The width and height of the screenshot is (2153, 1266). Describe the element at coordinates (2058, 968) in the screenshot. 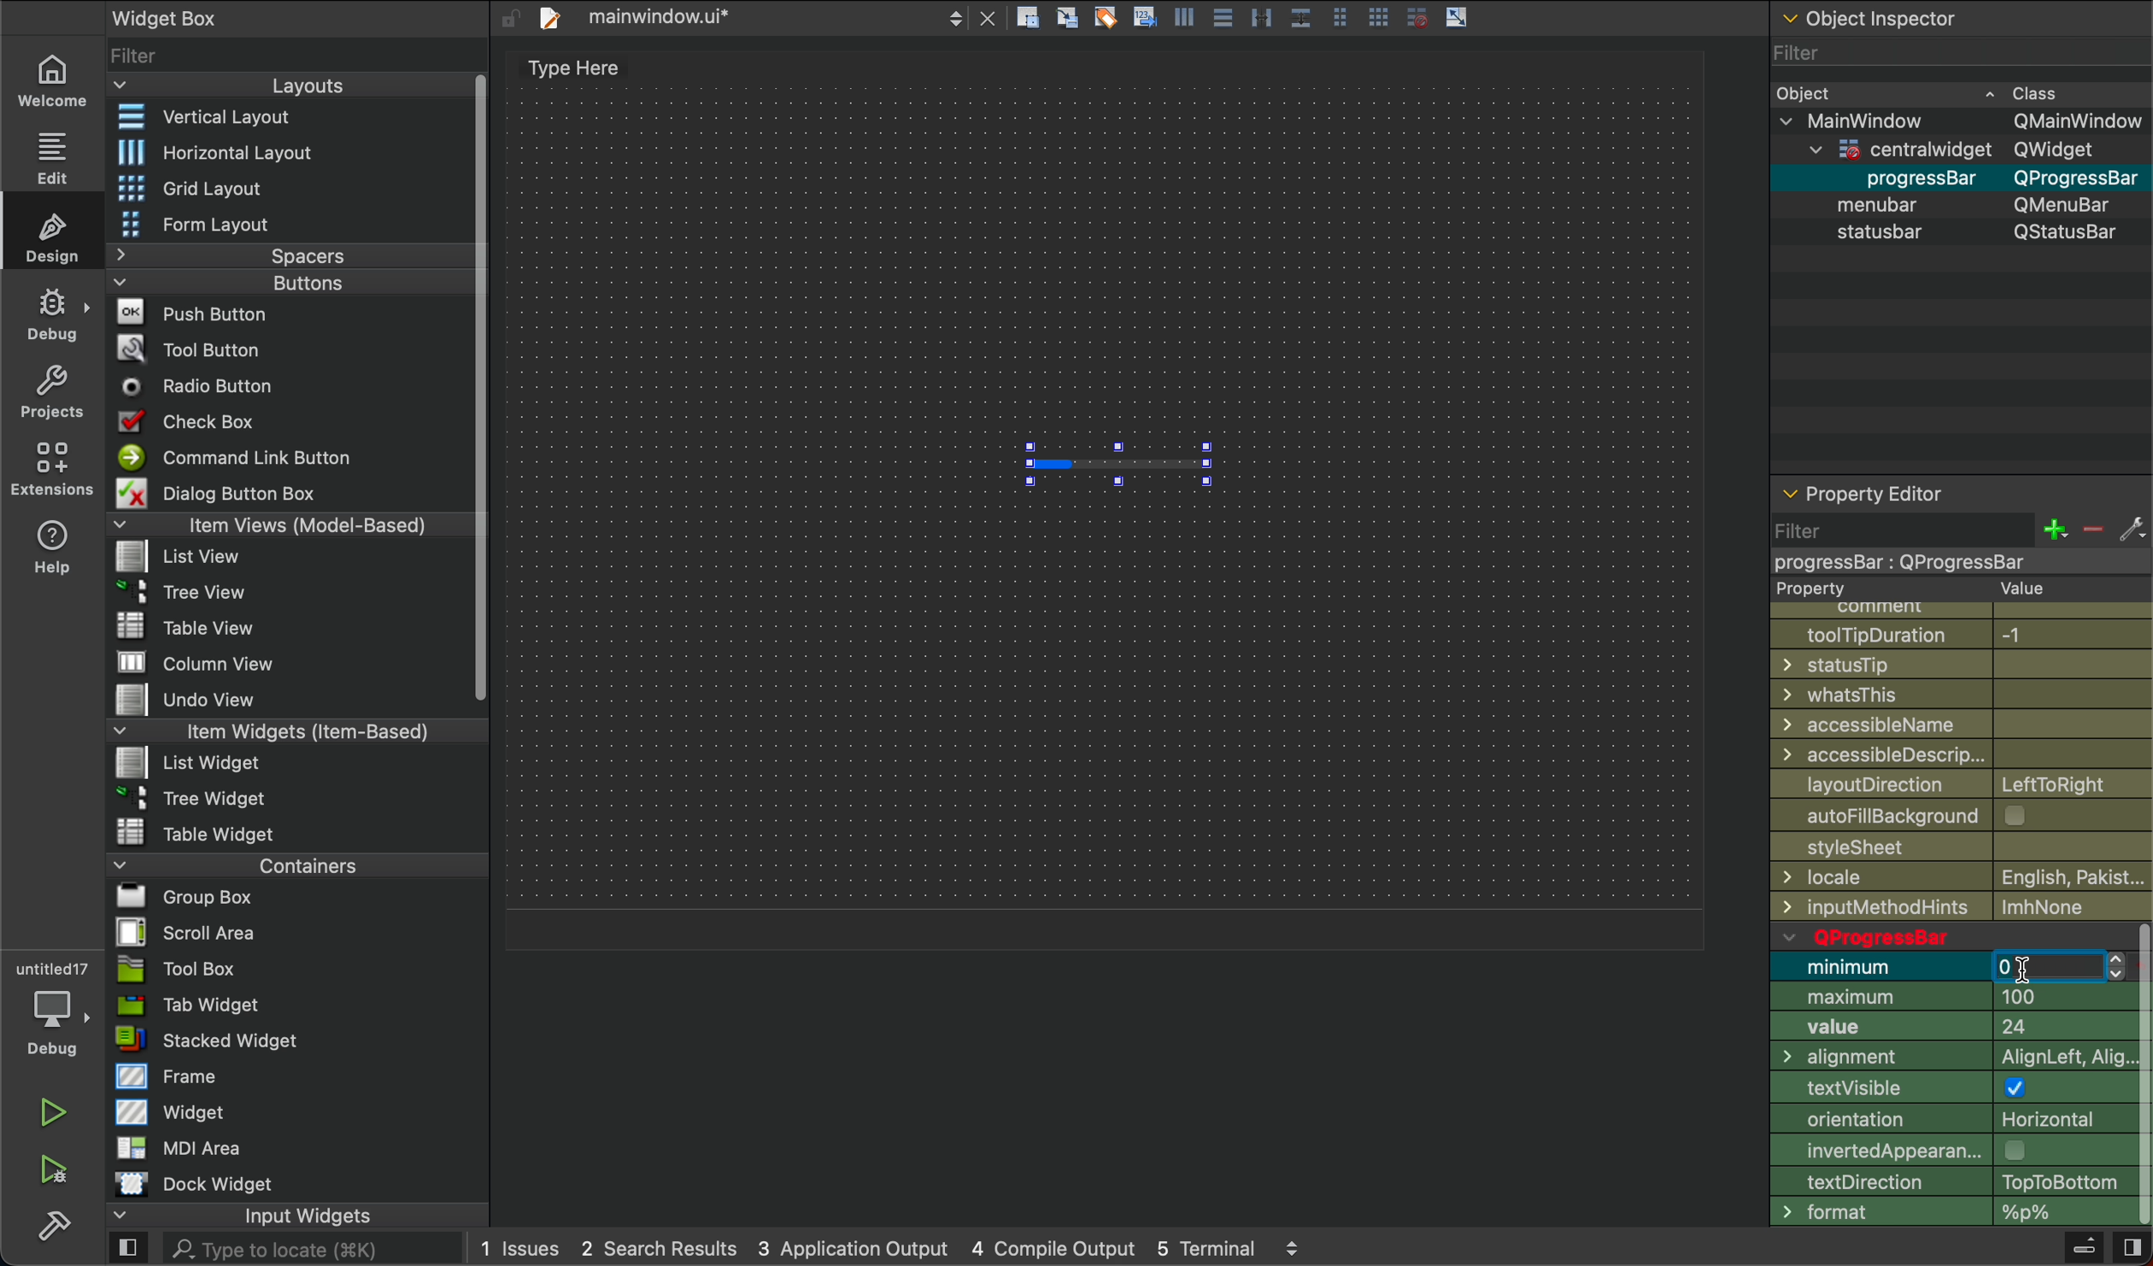

I see `number input` at that location.